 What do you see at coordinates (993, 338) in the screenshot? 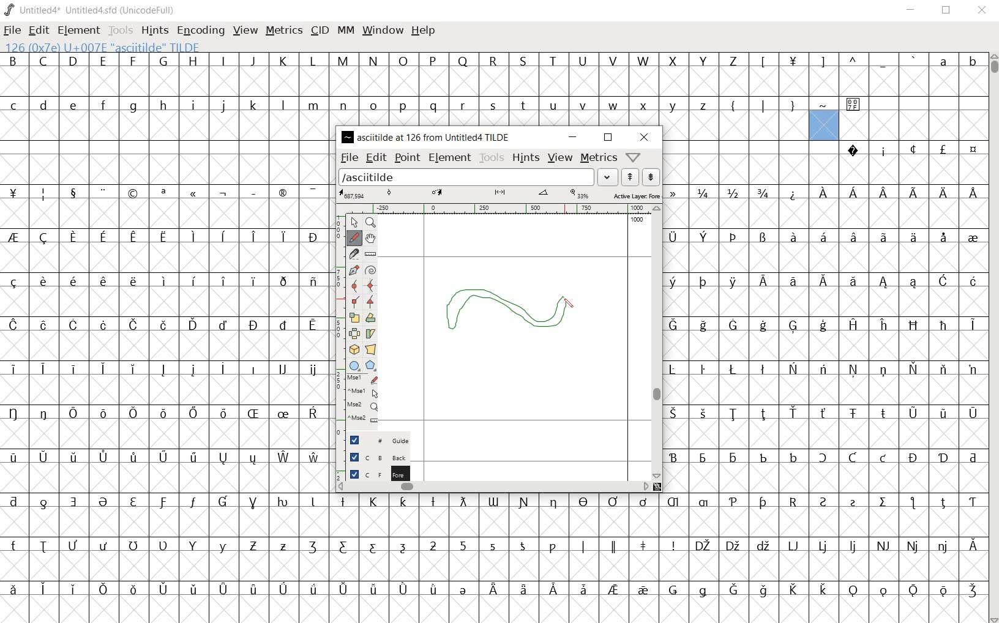
I see `SCROLLBAR` at bounding box center [993, 338].